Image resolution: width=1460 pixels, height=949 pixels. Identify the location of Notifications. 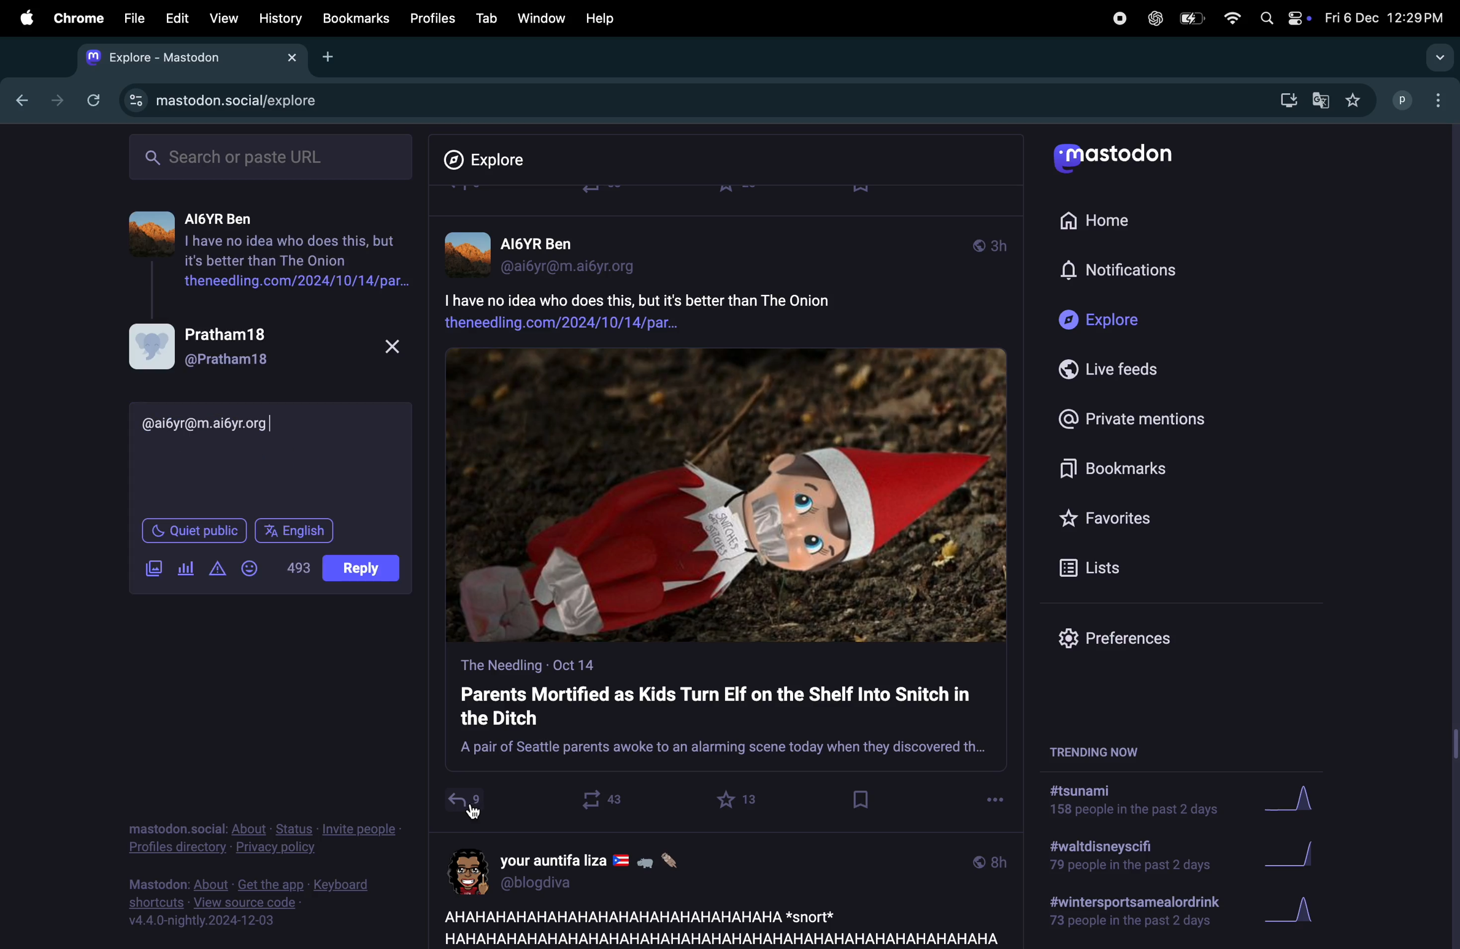
(1122, 271).